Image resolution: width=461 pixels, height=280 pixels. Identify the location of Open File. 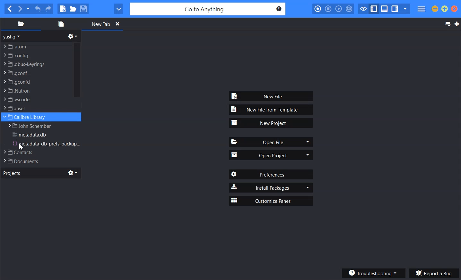
(272, 142).